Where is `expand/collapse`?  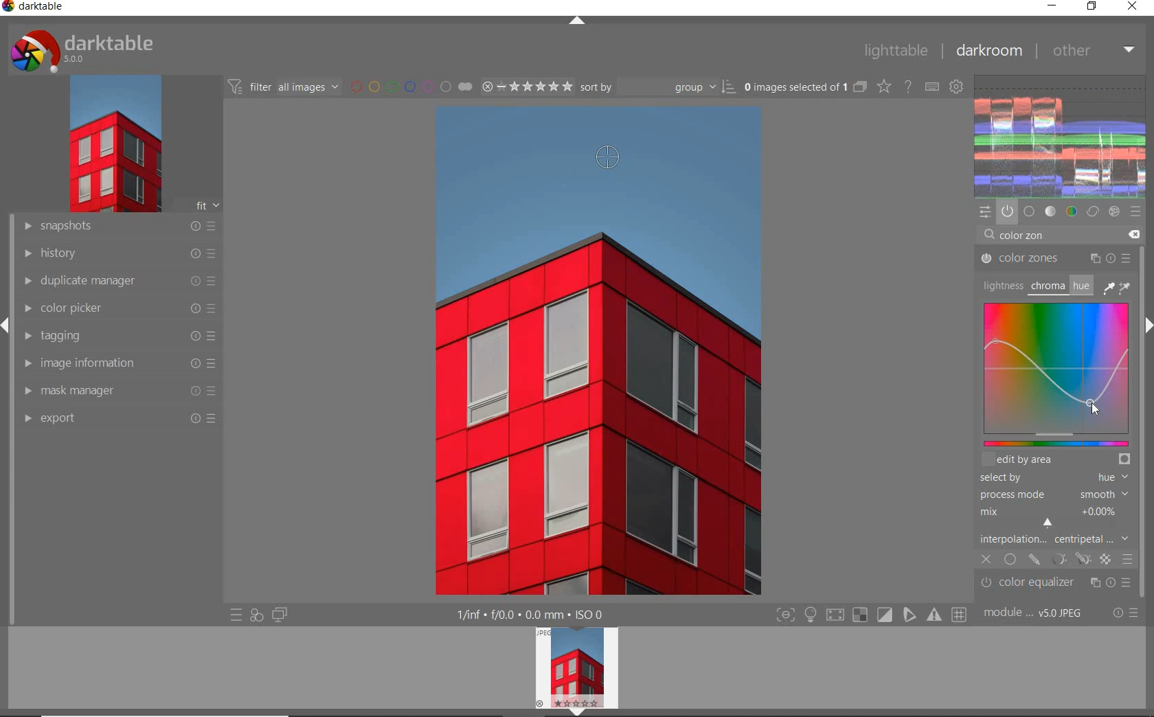
expand/collapse is located at coordinates (573, 712).